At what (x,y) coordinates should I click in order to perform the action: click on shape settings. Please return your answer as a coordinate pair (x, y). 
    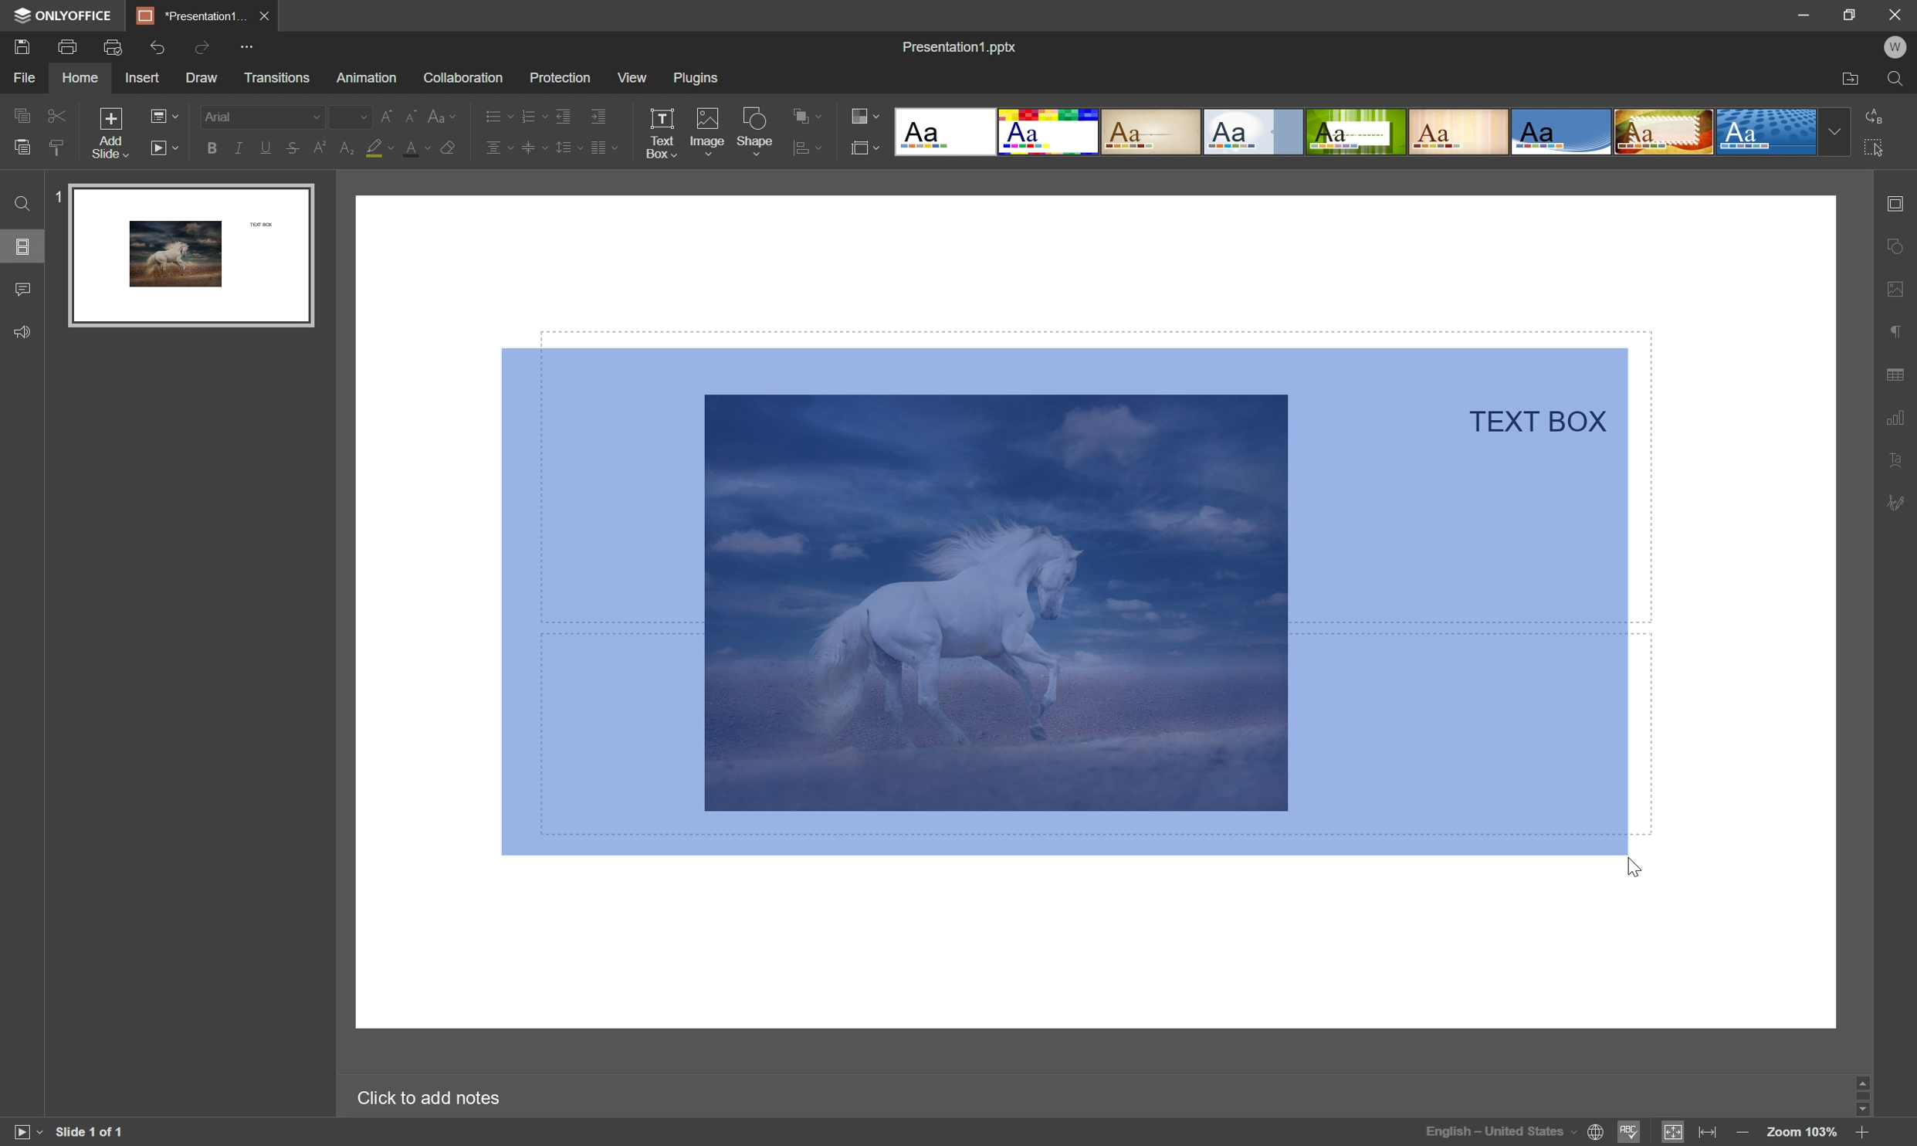
    Looking at the image, I should click on (1899, 246).